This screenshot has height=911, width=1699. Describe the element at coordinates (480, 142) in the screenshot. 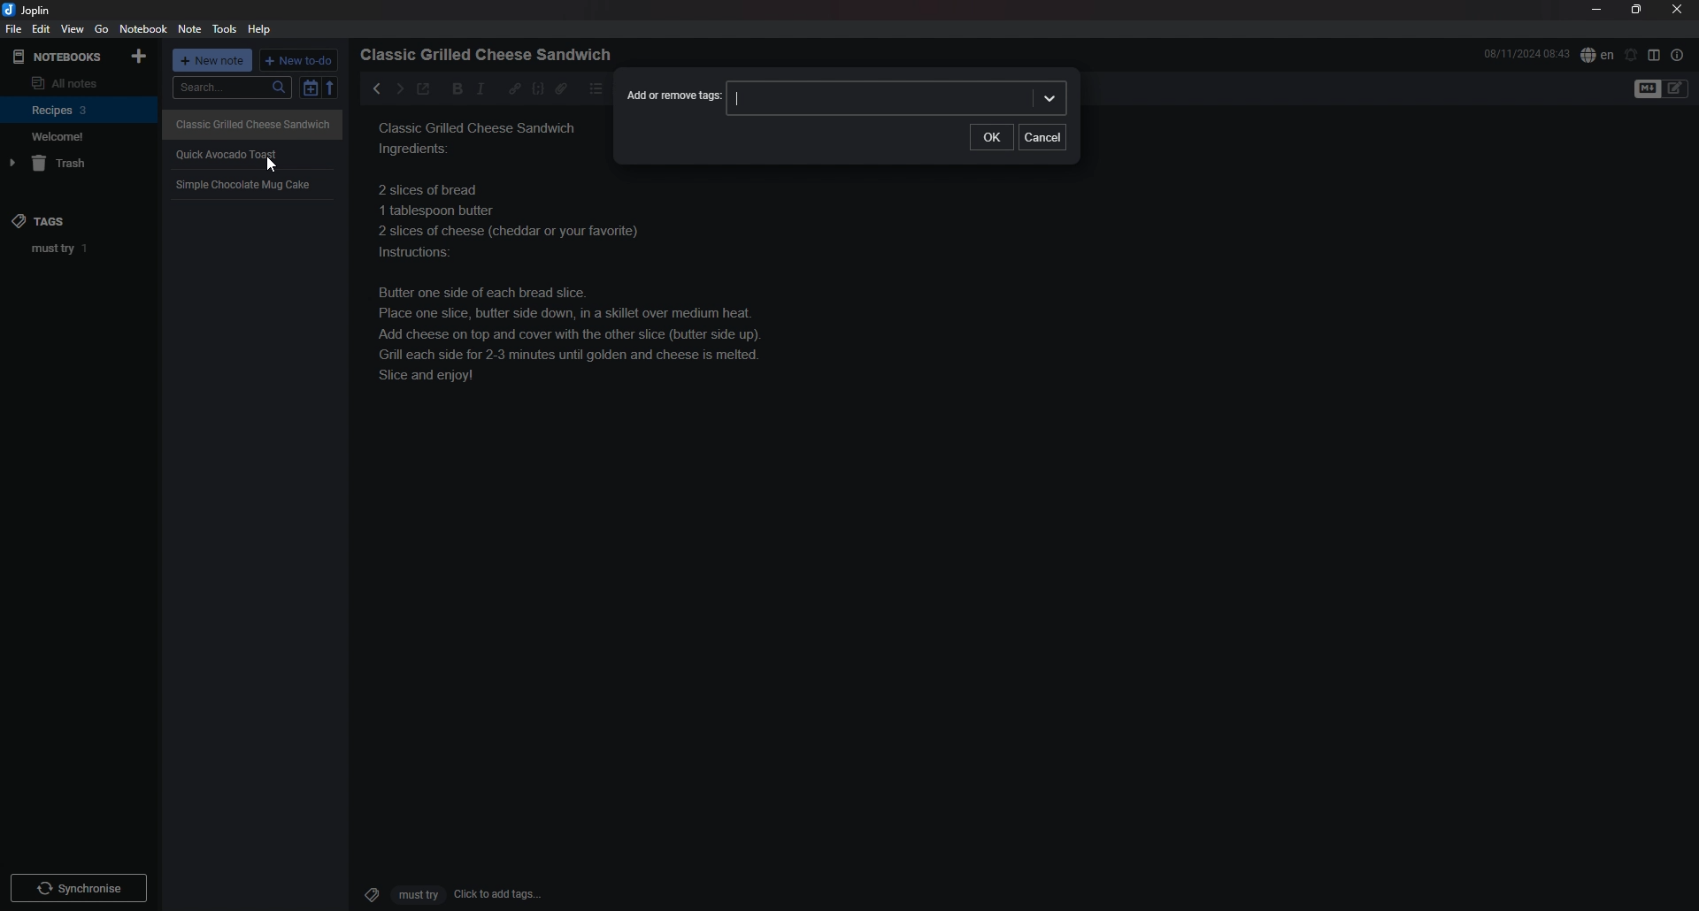

I see `recipe` at that location.